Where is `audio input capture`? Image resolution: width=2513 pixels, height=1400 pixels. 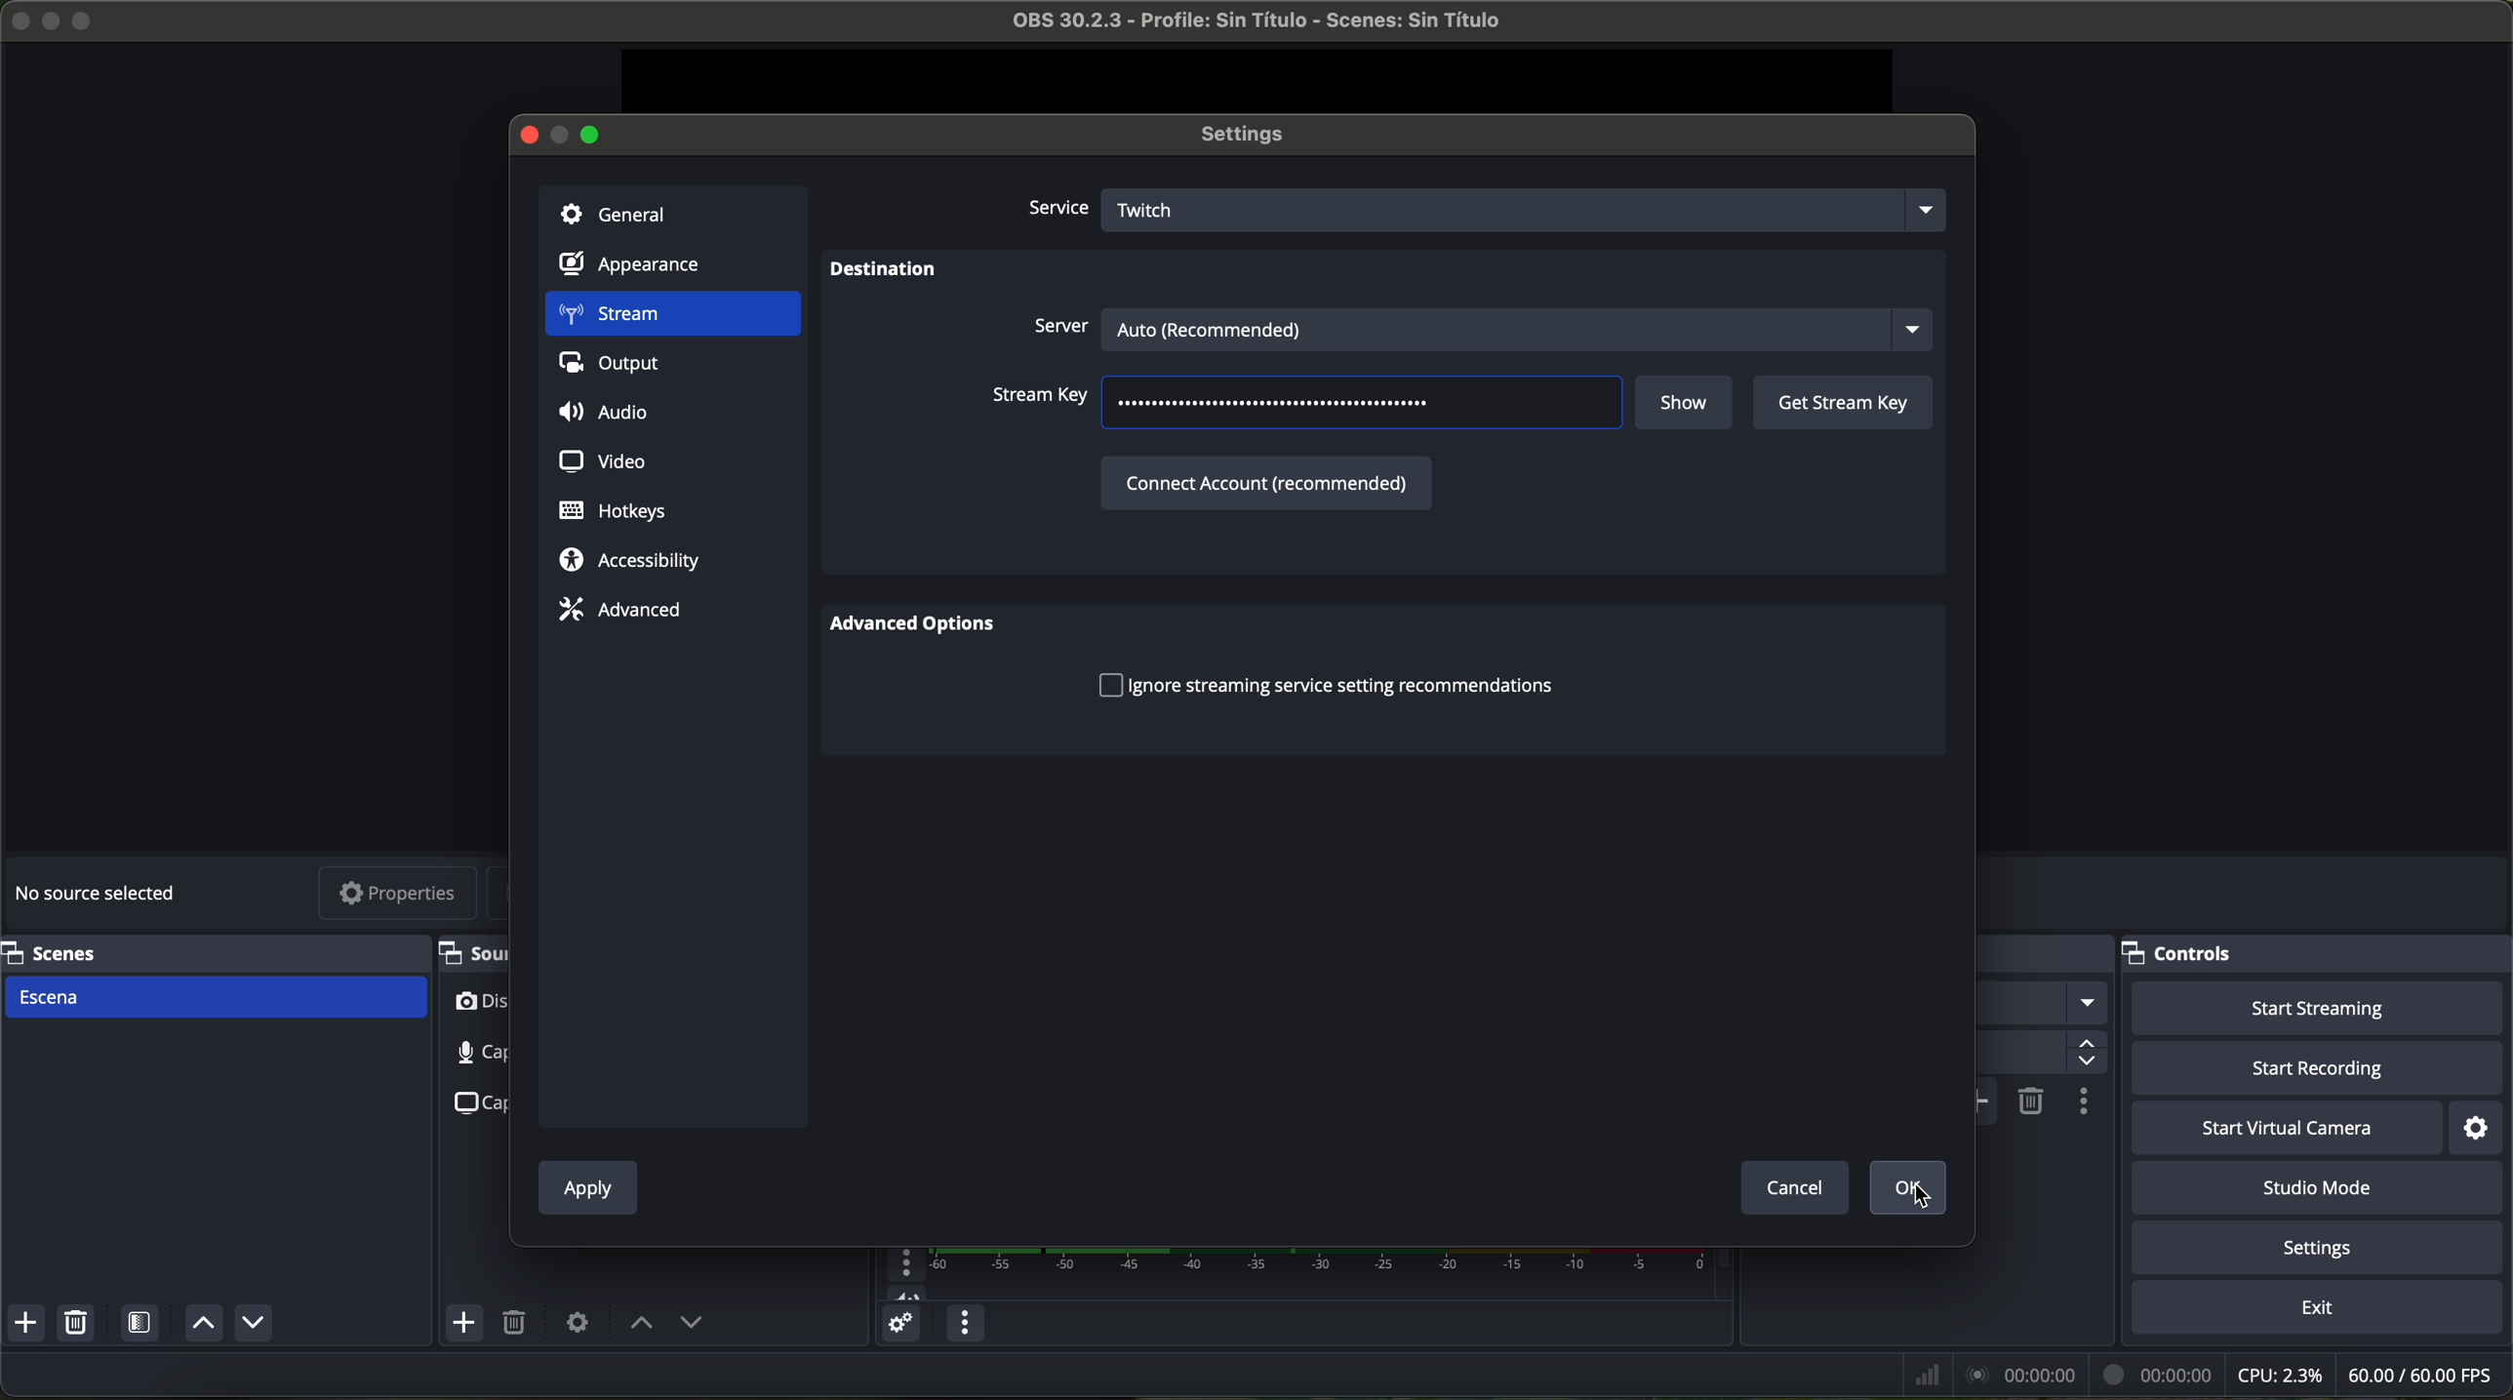 audio input capture is located at coordinates (466, 1053).